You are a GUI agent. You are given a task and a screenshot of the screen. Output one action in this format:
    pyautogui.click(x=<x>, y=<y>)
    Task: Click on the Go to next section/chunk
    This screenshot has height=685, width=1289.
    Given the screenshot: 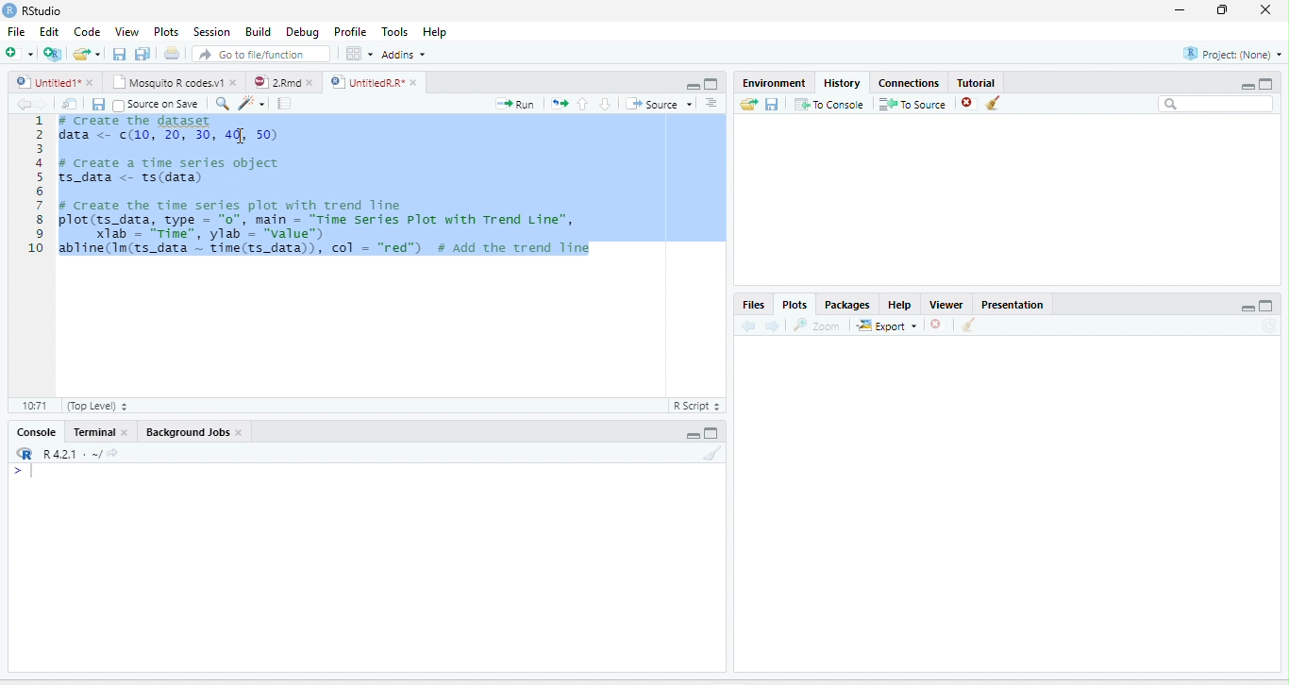 What is the action you would take?
    pyautogui.click(x=605, y=104)
    